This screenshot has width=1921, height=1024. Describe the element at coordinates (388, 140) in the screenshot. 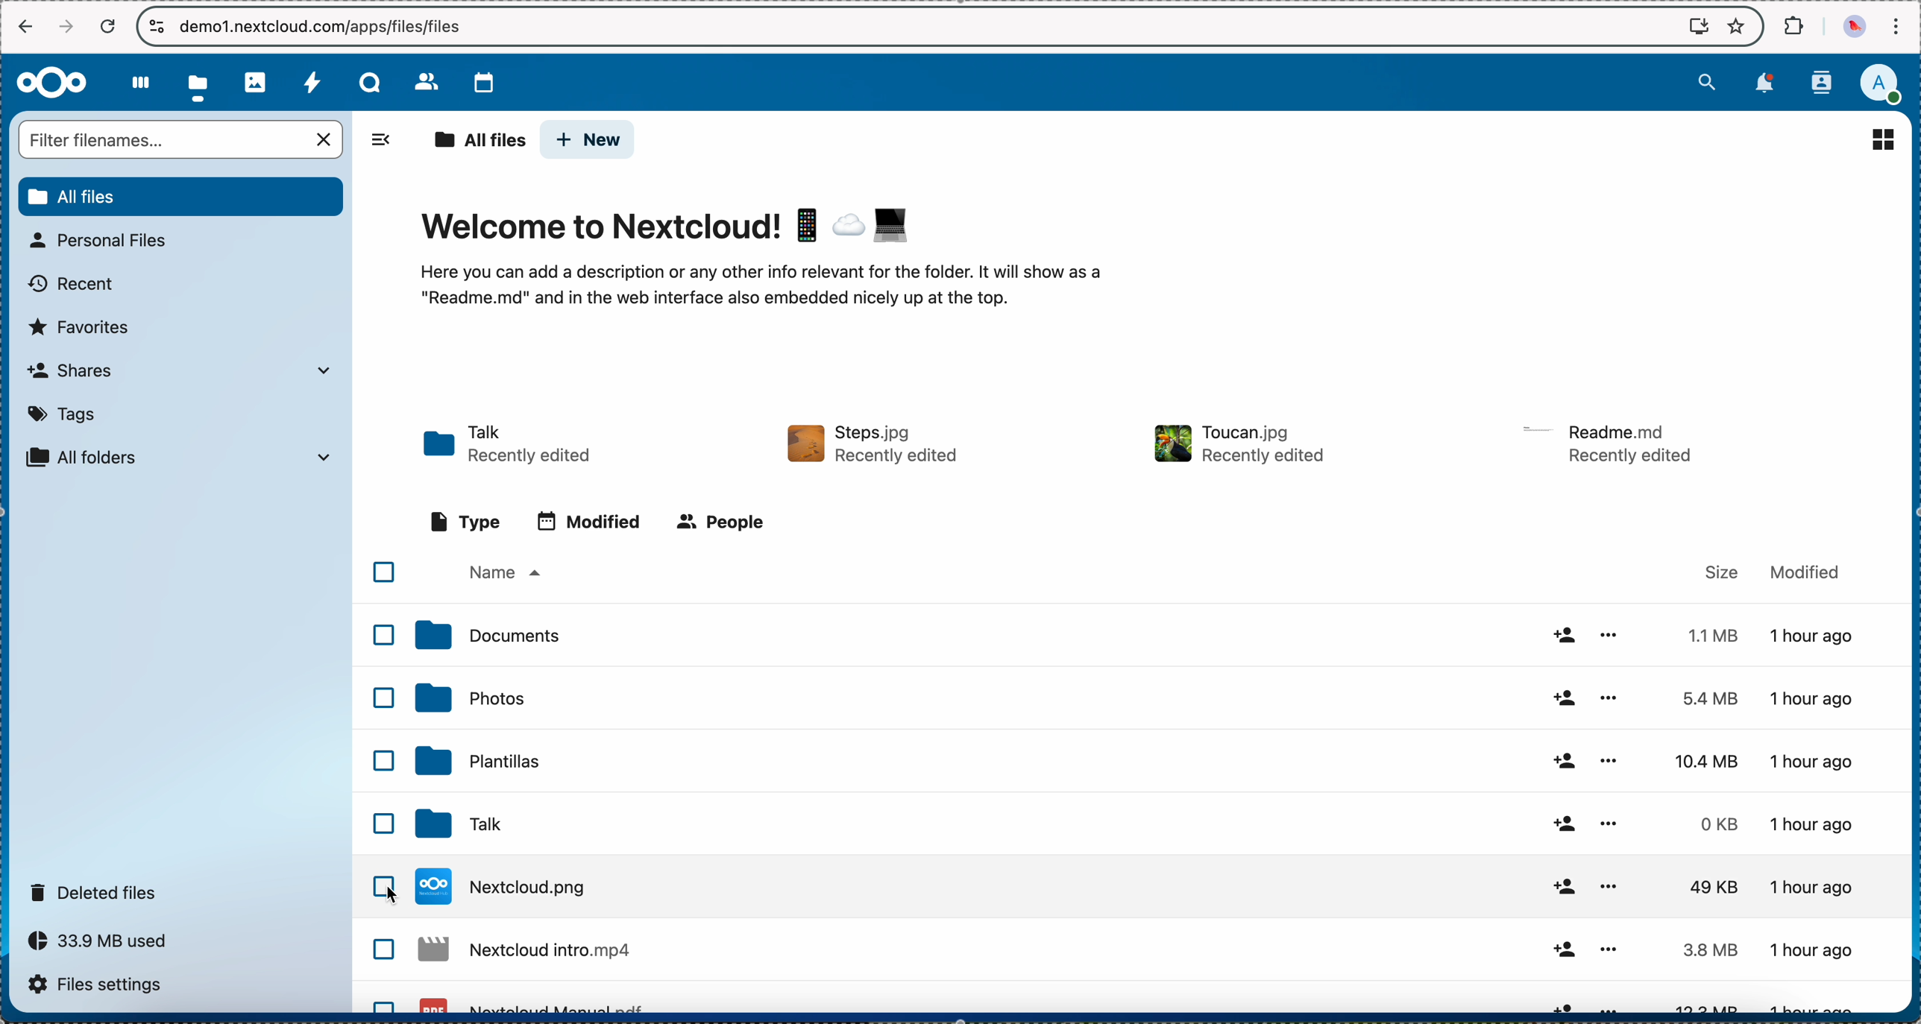

I see `hide options` at that location.